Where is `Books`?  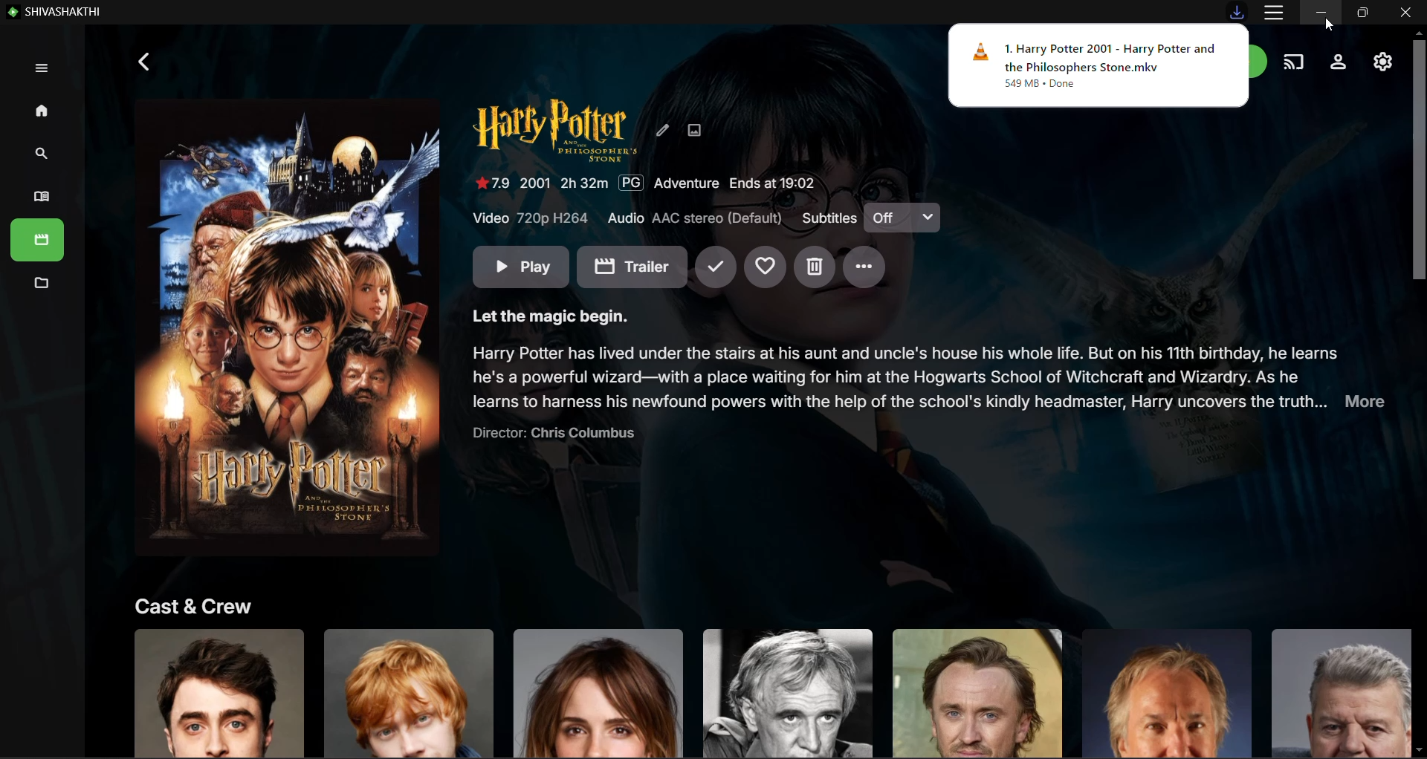 Books is located at coordinates (38, 240).